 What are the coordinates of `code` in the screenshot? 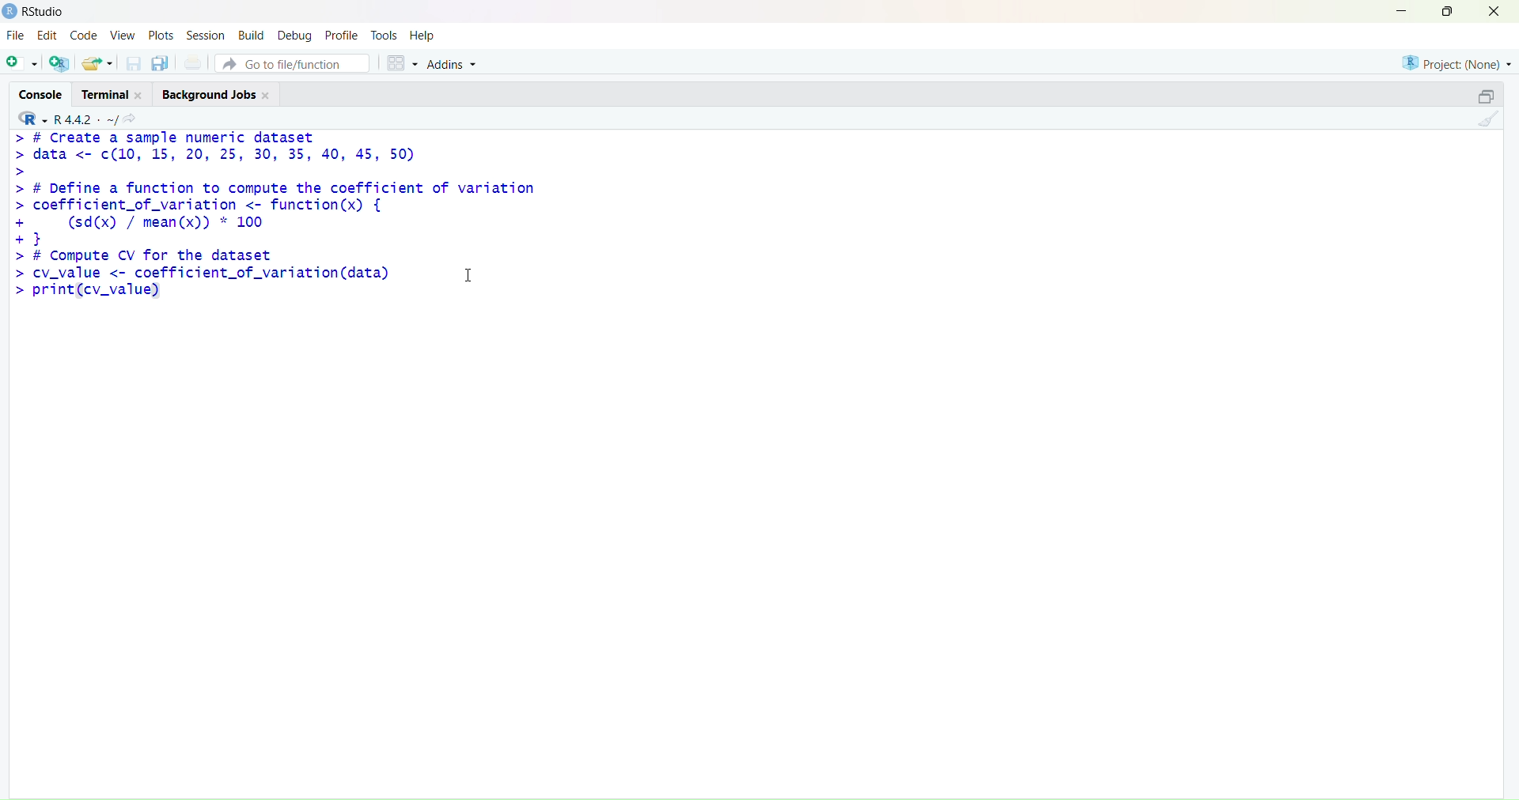 It's located at (84, 36).